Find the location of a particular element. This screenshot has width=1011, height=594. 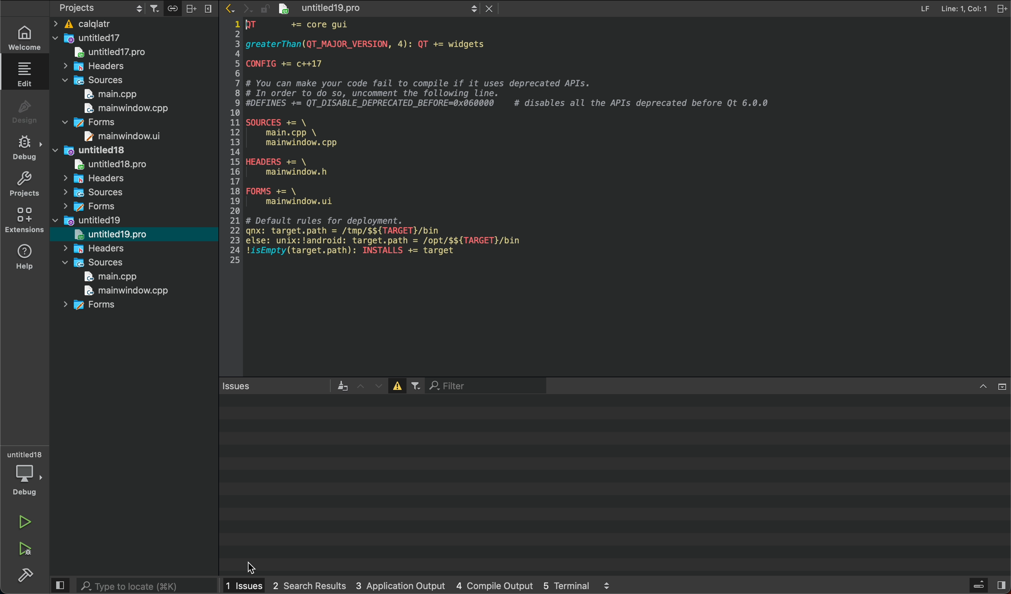

 is located at coordinates (415, 386).